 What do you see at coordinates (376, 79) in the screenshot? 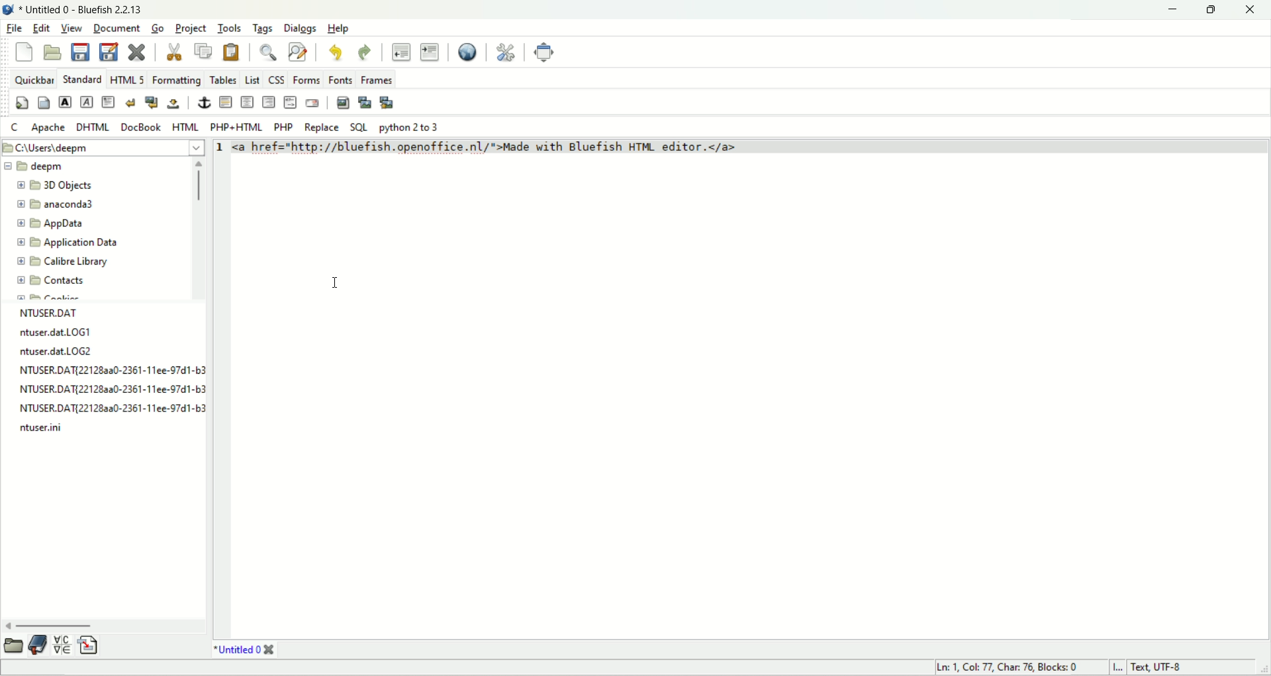
I see `frames` at bounding box center [376, 79].